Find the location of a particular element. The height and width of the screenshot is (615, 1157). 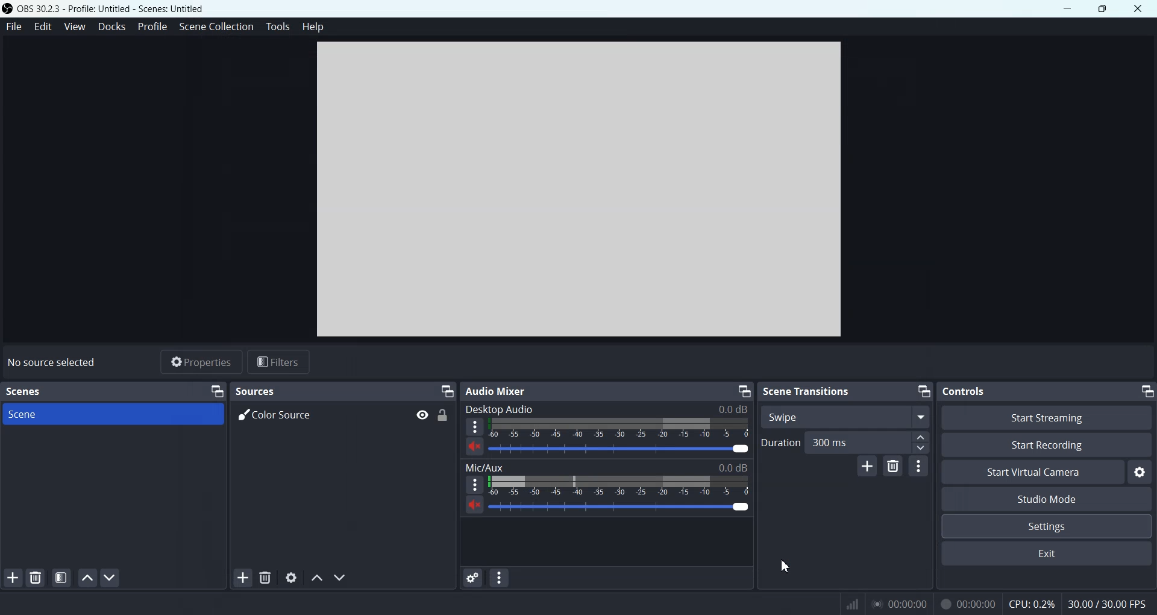

Transition properties is located at coordinates (918, 467).